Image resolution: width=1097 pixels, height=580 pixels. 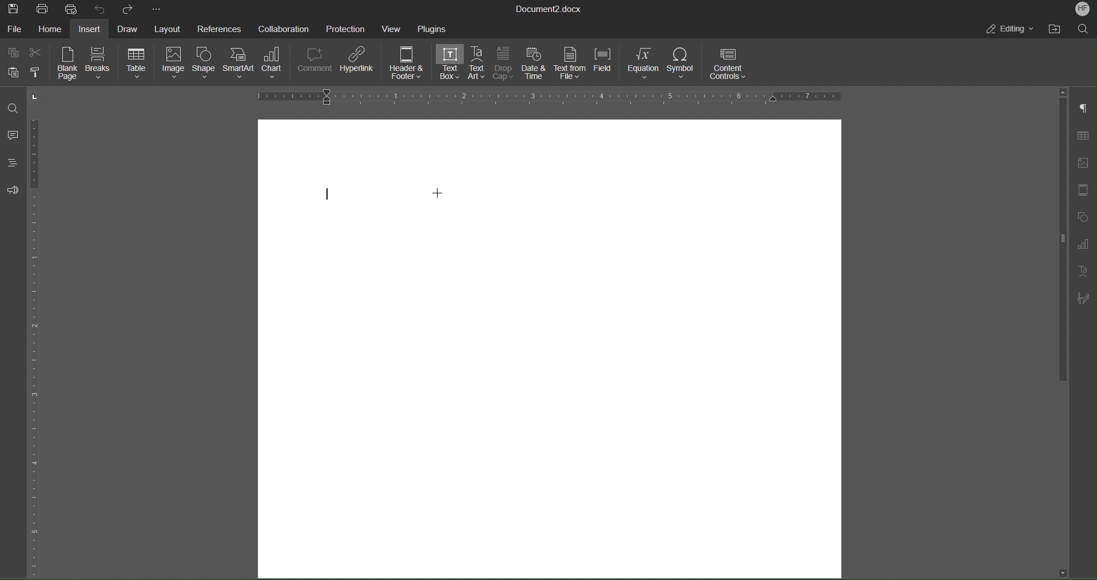 What do you see at coordinates (408, 65) in the screenshot?
I see `Header & Footer` at bounding box center [408, 65].